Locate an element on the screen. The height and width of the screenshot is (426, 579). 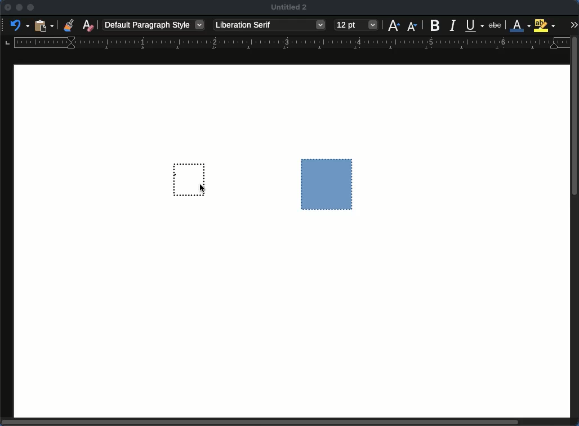
shape is located at coordinates (327, 184).